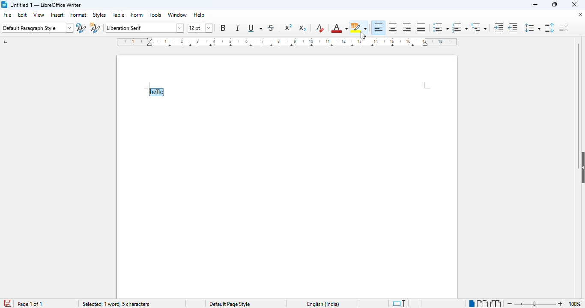  What do you see at coordinates (441, 27) in the screenshot?
I see `toggle unordered list` at bounding box center [441, 27].